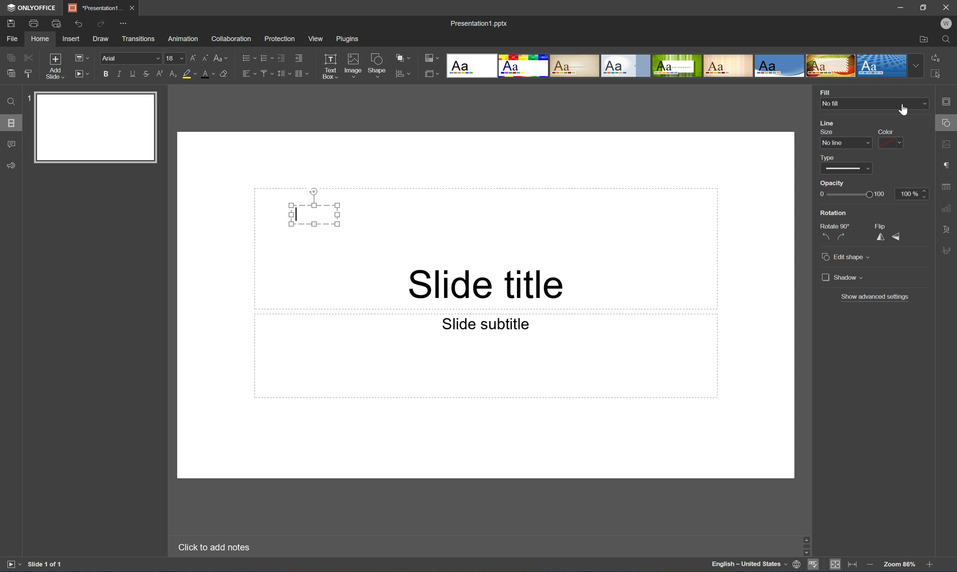 This screenshot has width=957, height=572. I want to click on Rotate 90° counterclockwise, so click(824, 237).